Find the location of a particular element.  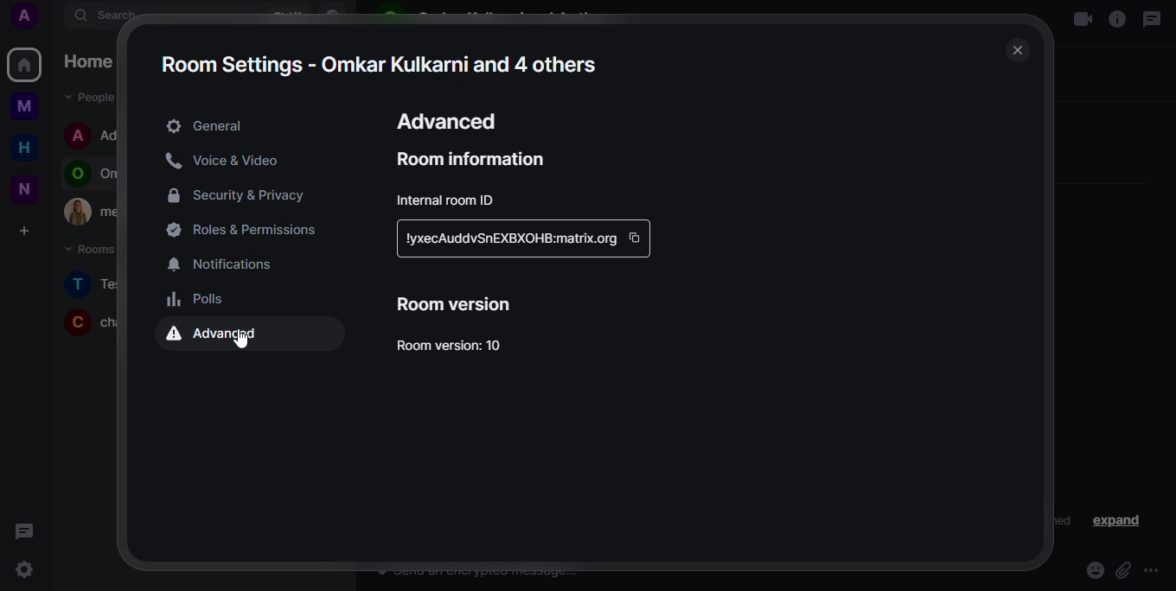

attach is located at coordinates (1123, 570).